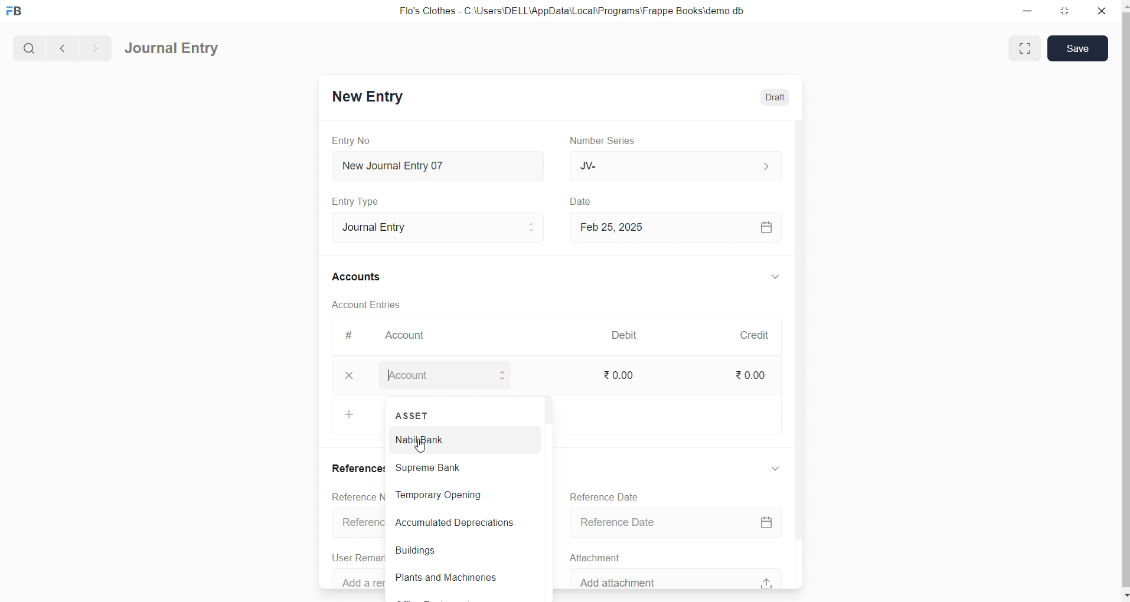 The width and height of the screenshot is (1130, 602). Describe the element at coordinates (357, 557) in the screenshot. I see `User Remark` at that location.